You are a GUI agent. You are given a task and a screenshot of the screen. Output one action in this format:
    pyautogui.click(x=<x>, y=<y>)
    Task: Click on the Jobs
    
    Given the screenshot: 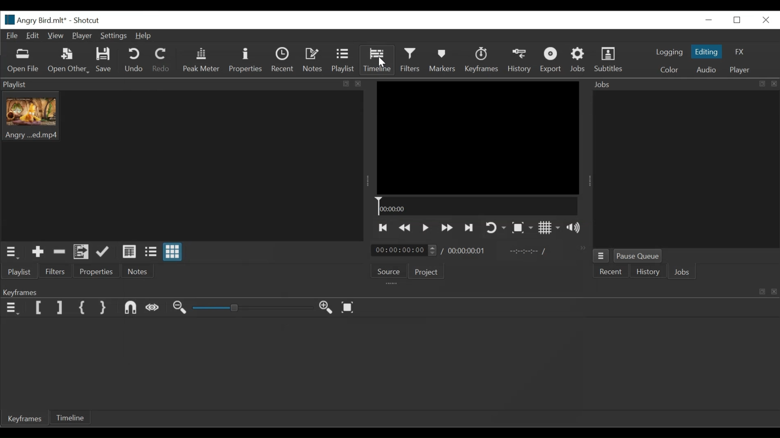 What is the action you would take?
    pyautogui.click(x=682, y=273)
    